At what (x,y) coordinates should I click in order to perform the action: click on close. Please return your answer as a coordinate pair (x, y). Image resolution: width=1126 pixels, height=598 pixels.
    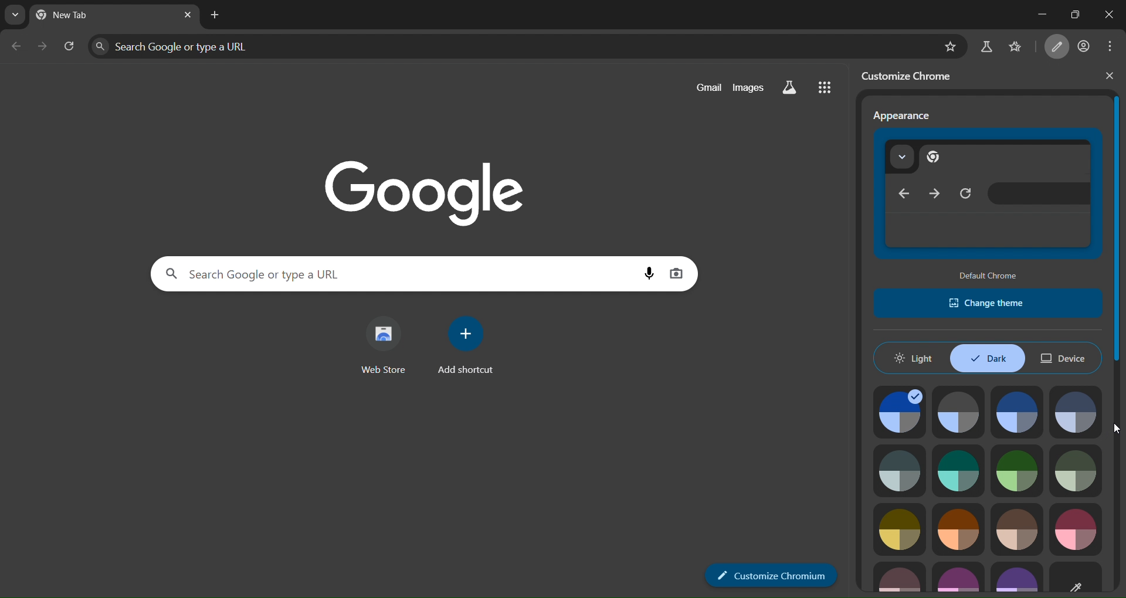
    Looking at the image, I should click on (1110, 15).